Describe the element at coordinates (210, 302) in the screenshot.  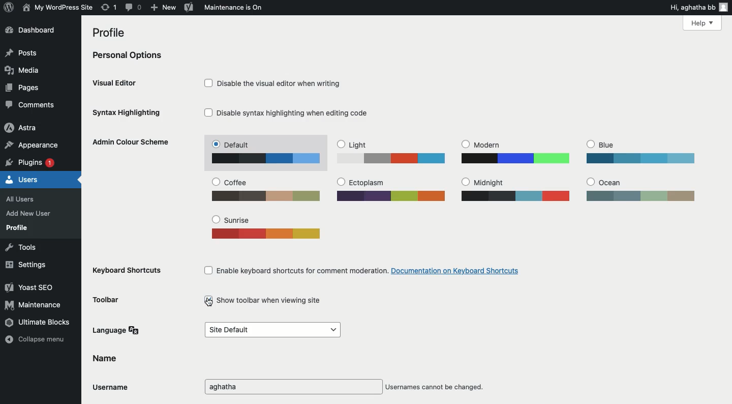
I see `cursor` at that location.